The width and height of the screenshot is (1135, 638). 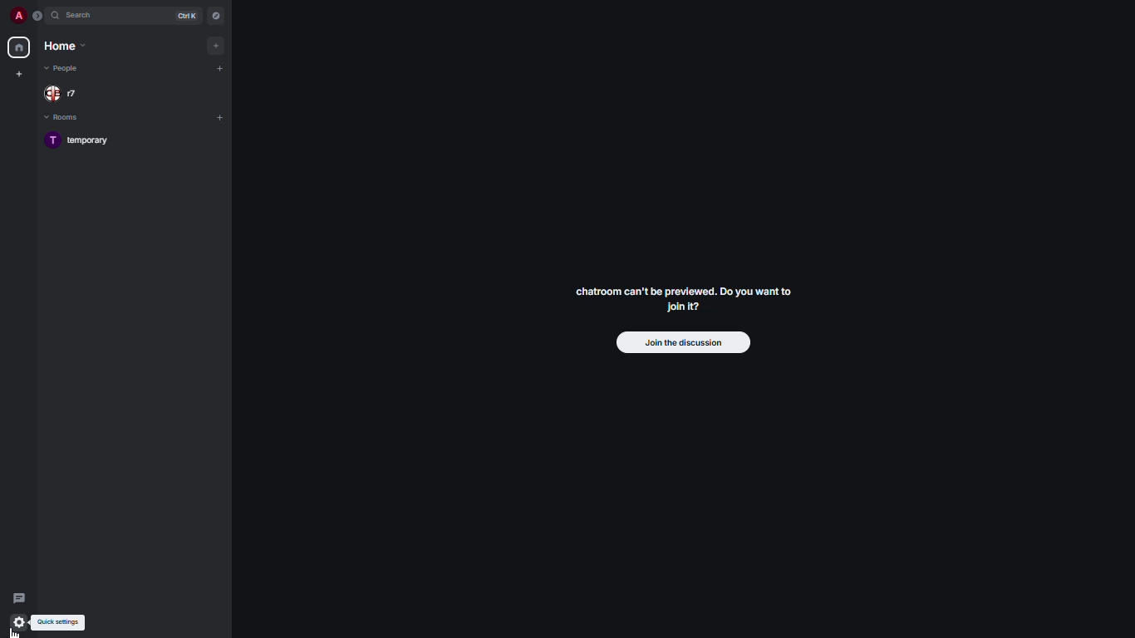 What do you see at coordinates (69, 116) in the screenshot?
I see `rooms` at bounding box center [69, 116].